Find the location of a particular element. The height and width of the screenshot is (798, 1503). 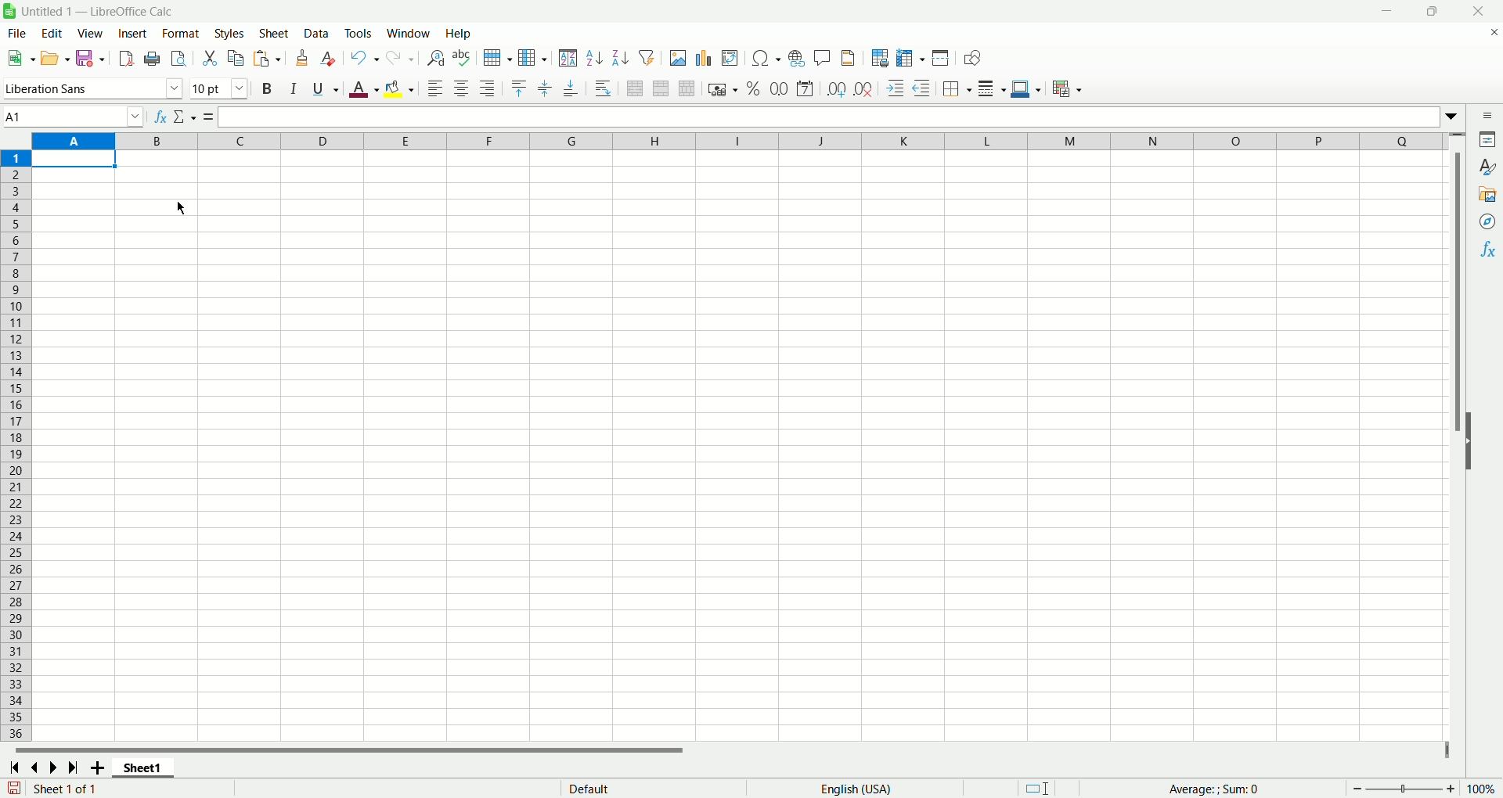

unmerge cell is located at coordinates (687, 89).